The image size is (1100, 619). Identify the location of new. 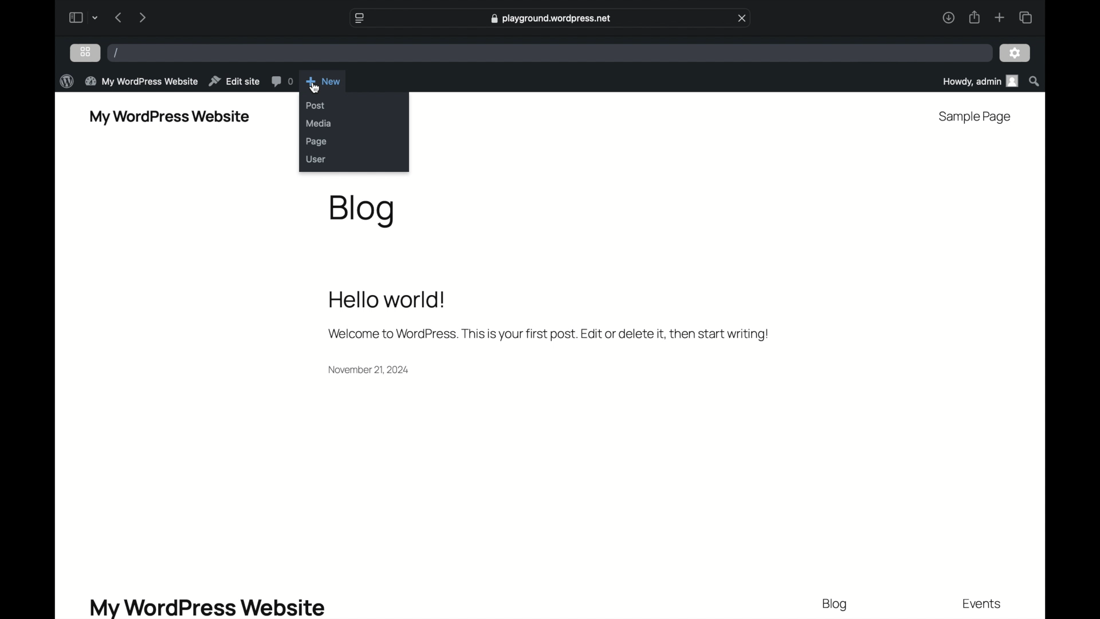
(323, 80).